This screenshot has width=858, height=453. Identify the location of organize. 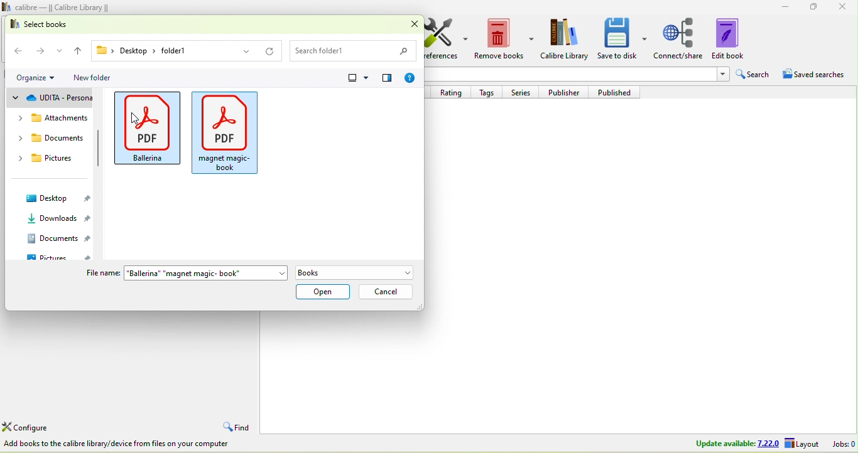
(40, 78).